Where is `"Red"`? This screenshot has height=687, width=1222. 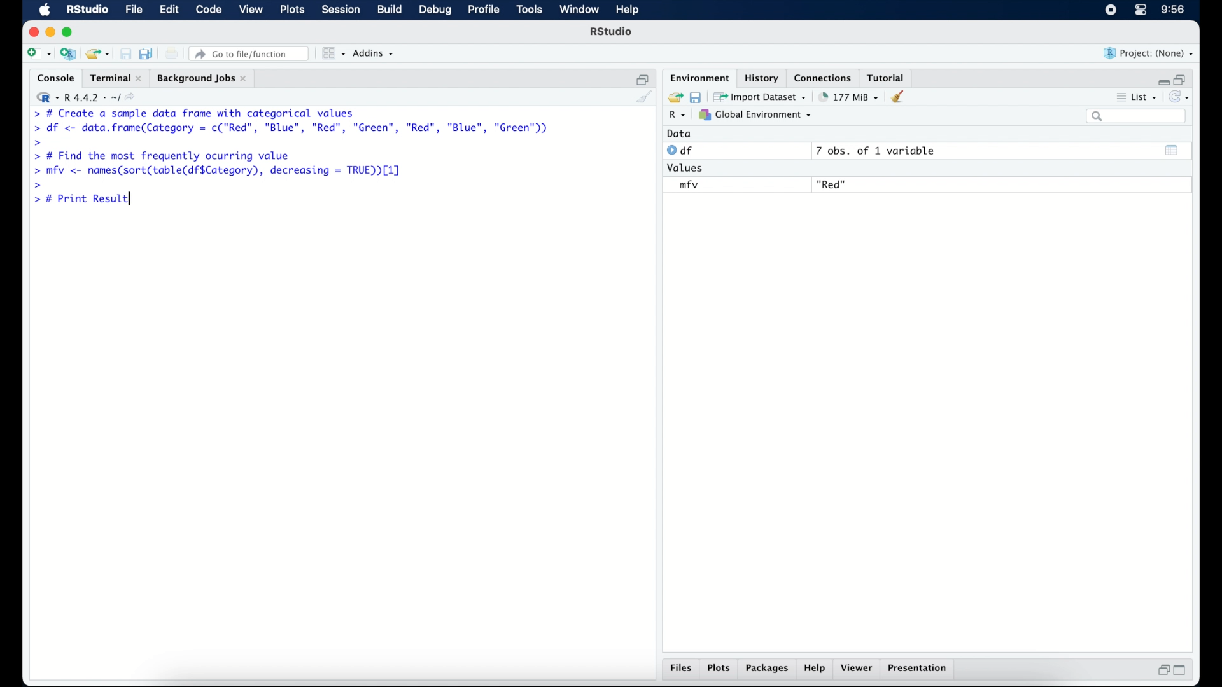 "Red" is located at coordinates (832, 183).